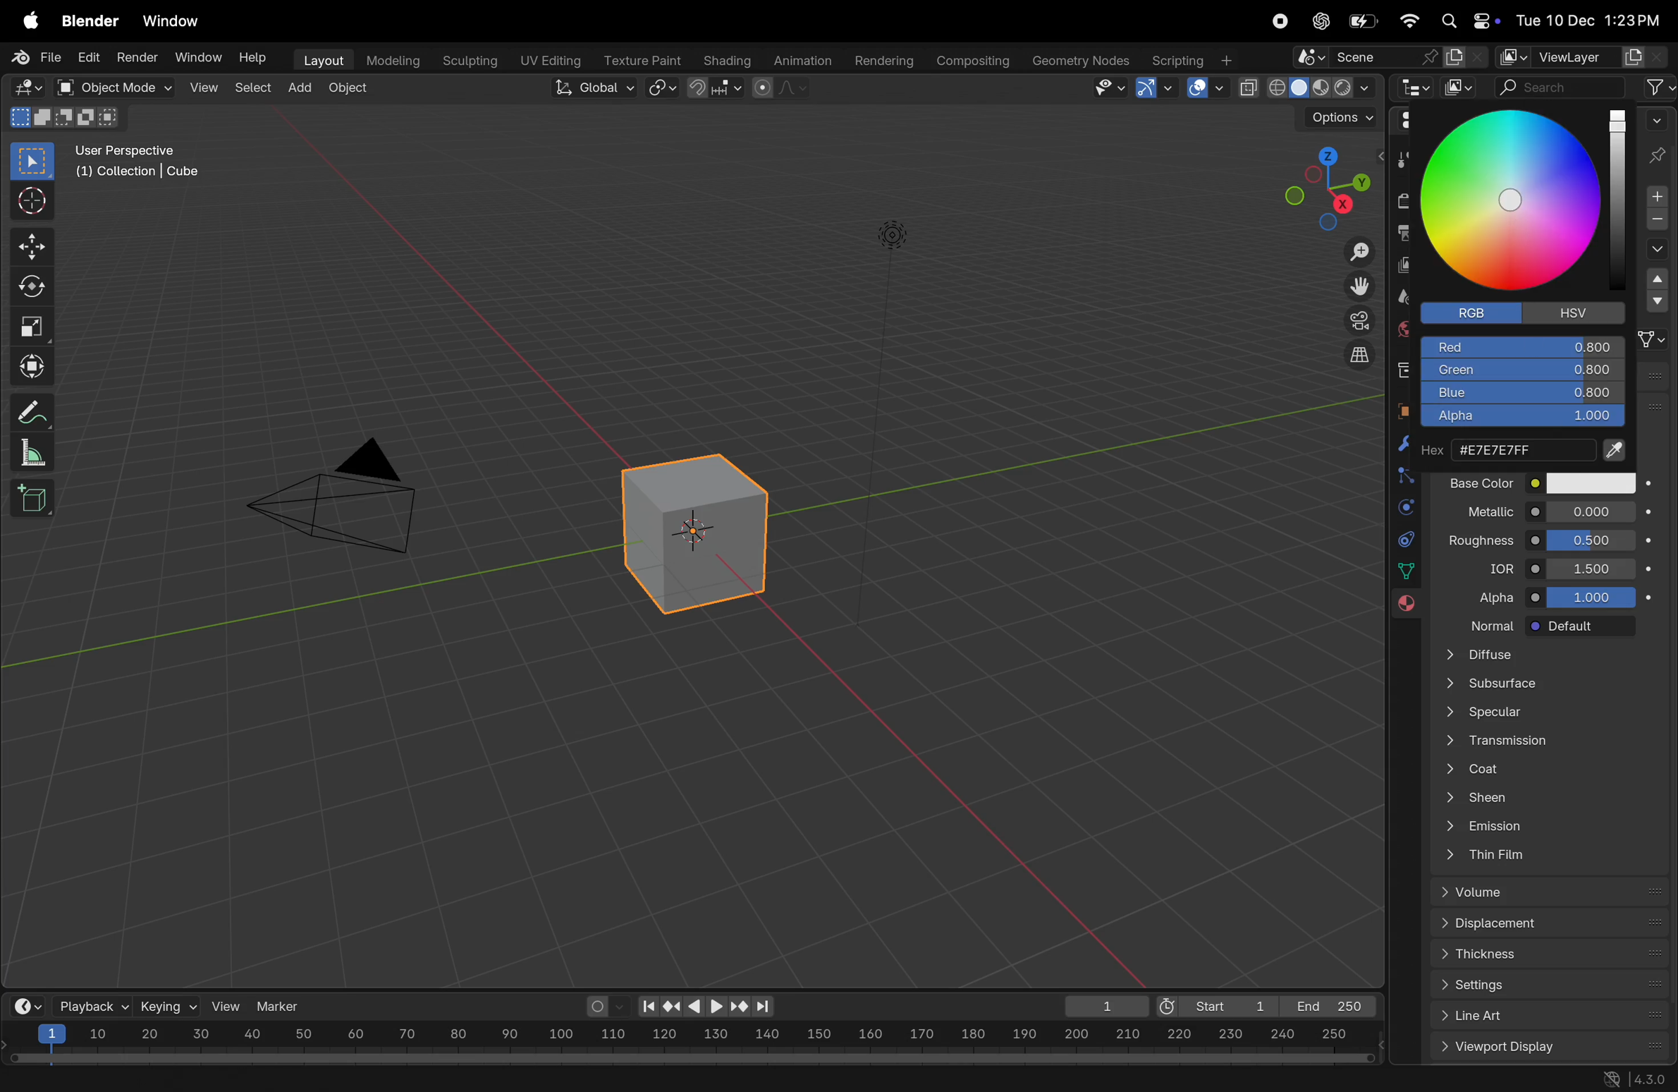 The height and width of the screenshot is (1092, 1678). Describe the element at coordinates (1398, 409) in the screenshot. I see `object` at that location.